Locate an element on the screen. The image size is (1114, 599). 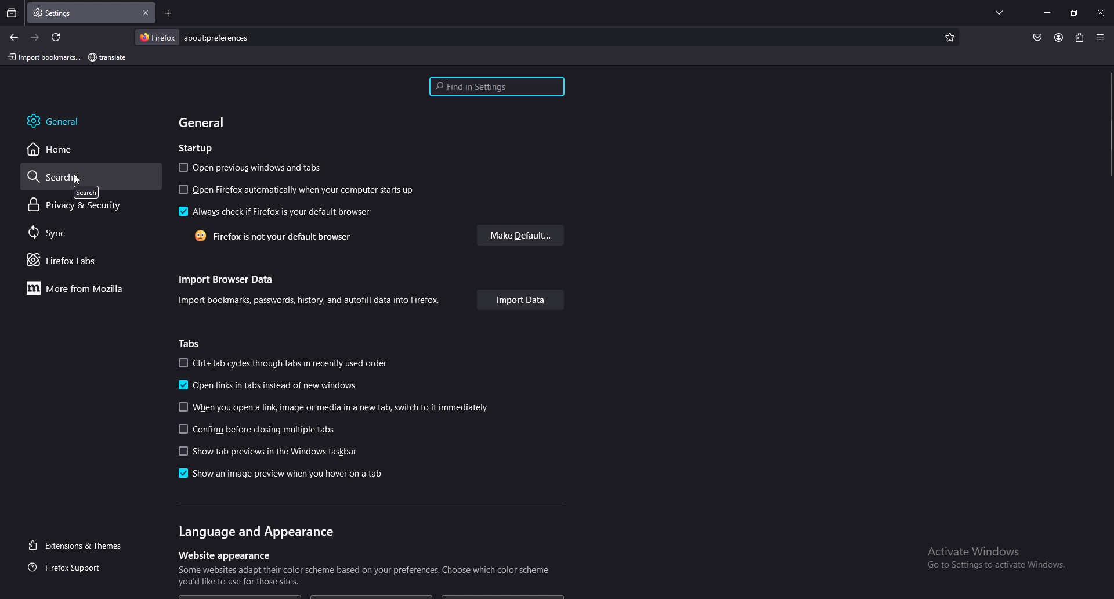
options is located at coordinates (1101, 36).